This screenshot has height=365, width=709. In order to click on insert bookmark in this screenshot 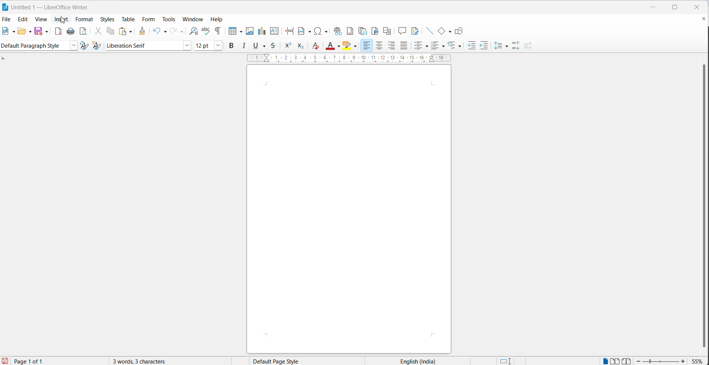, I will do `click(374, 31)`.